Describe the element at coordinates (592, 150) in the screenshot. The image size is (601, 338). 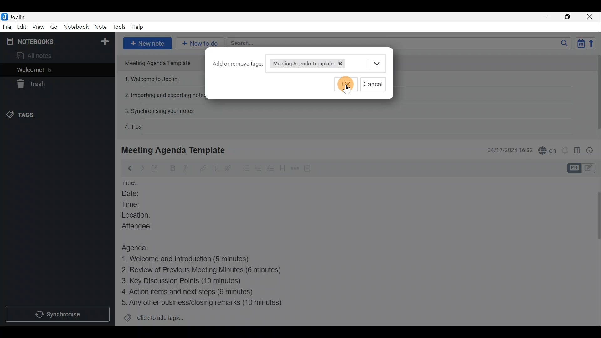
I see `Note properties` at that location.